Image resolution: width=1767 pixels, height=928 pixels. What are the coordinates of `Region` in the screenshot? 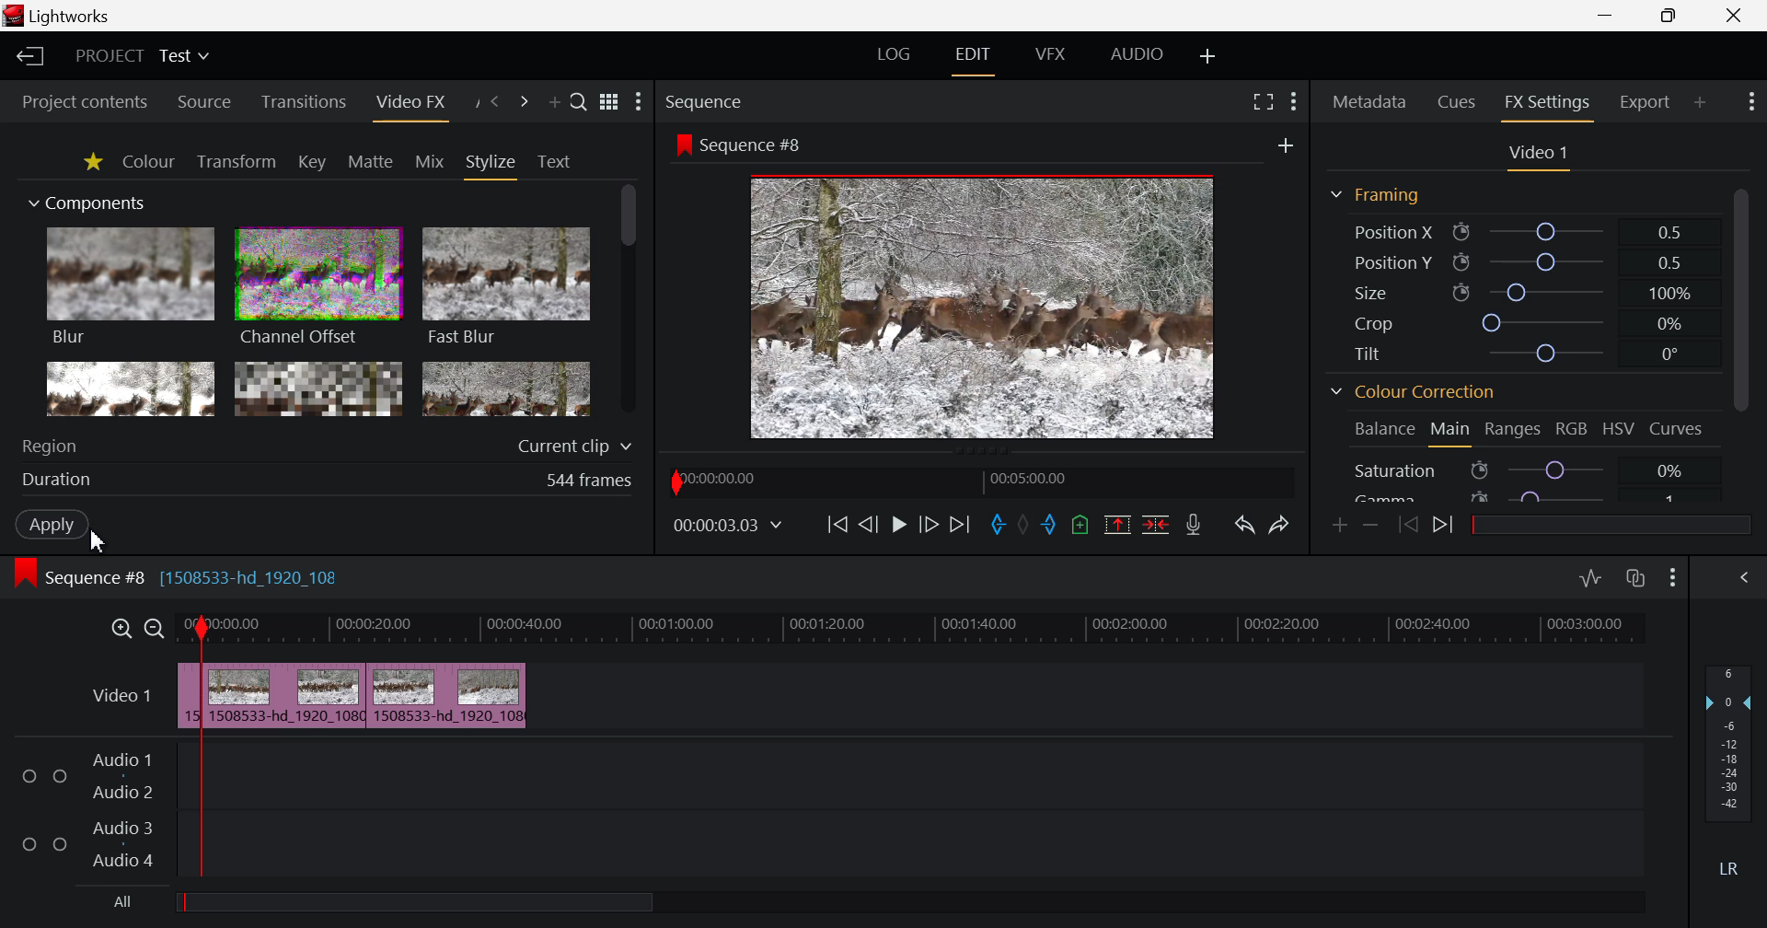 It's located at (328, 445).